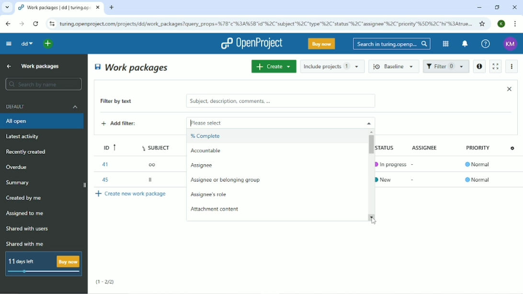  I want to click on oo, so click(155, 164).